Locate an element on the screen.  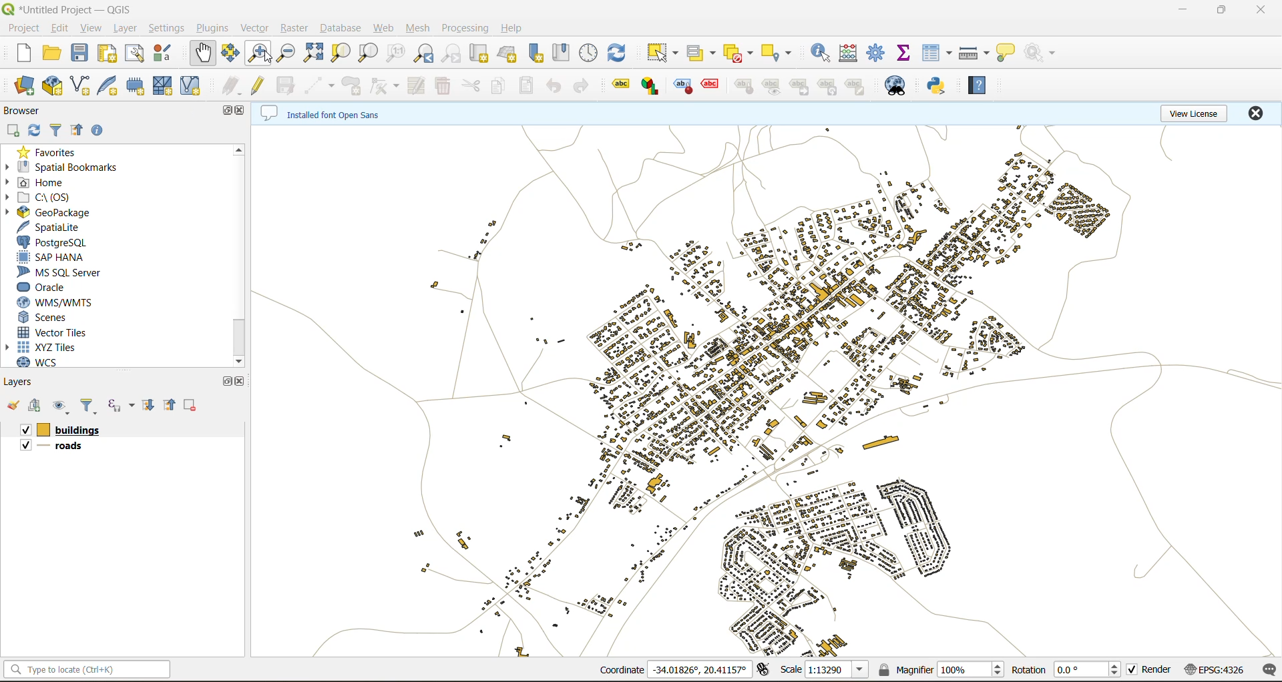
metadata is located at coordinates (323, 112).